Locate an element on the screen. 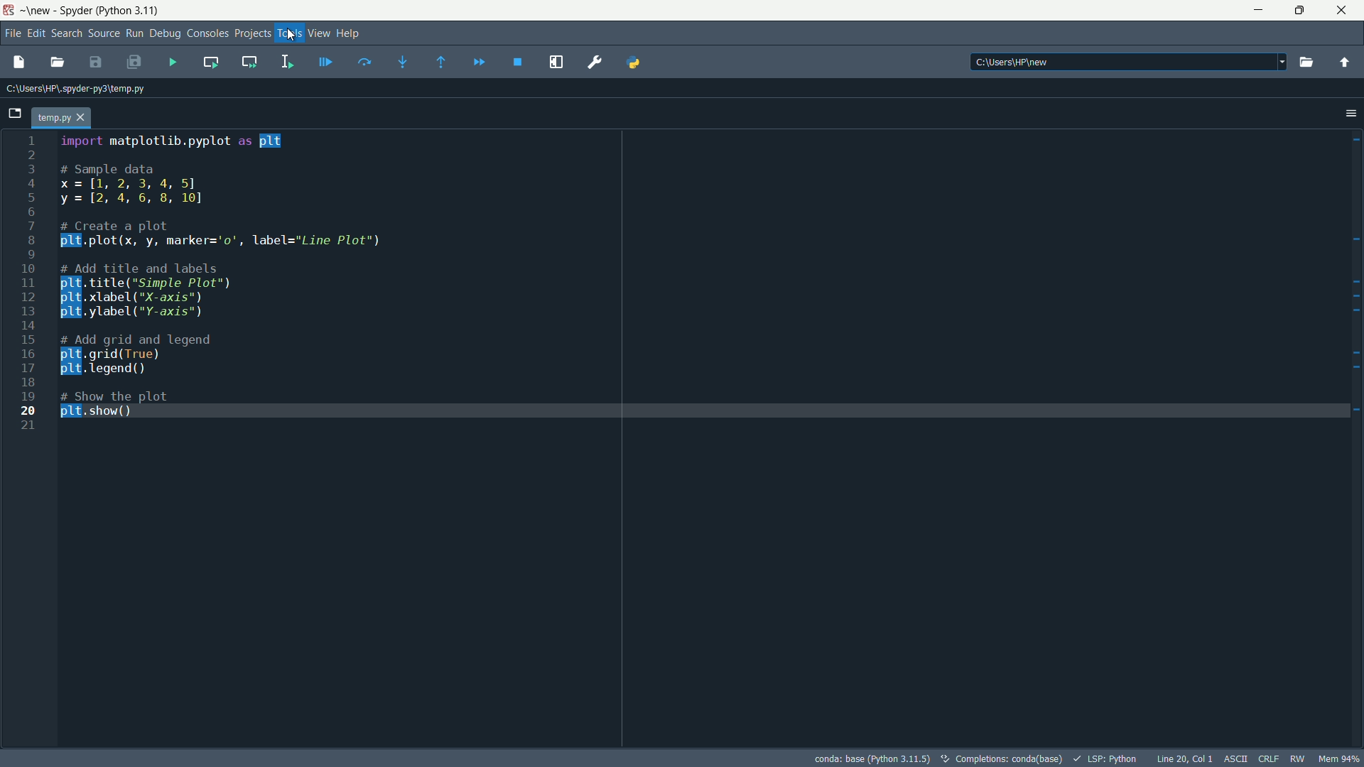  new file is located at coordinates (16, 63).